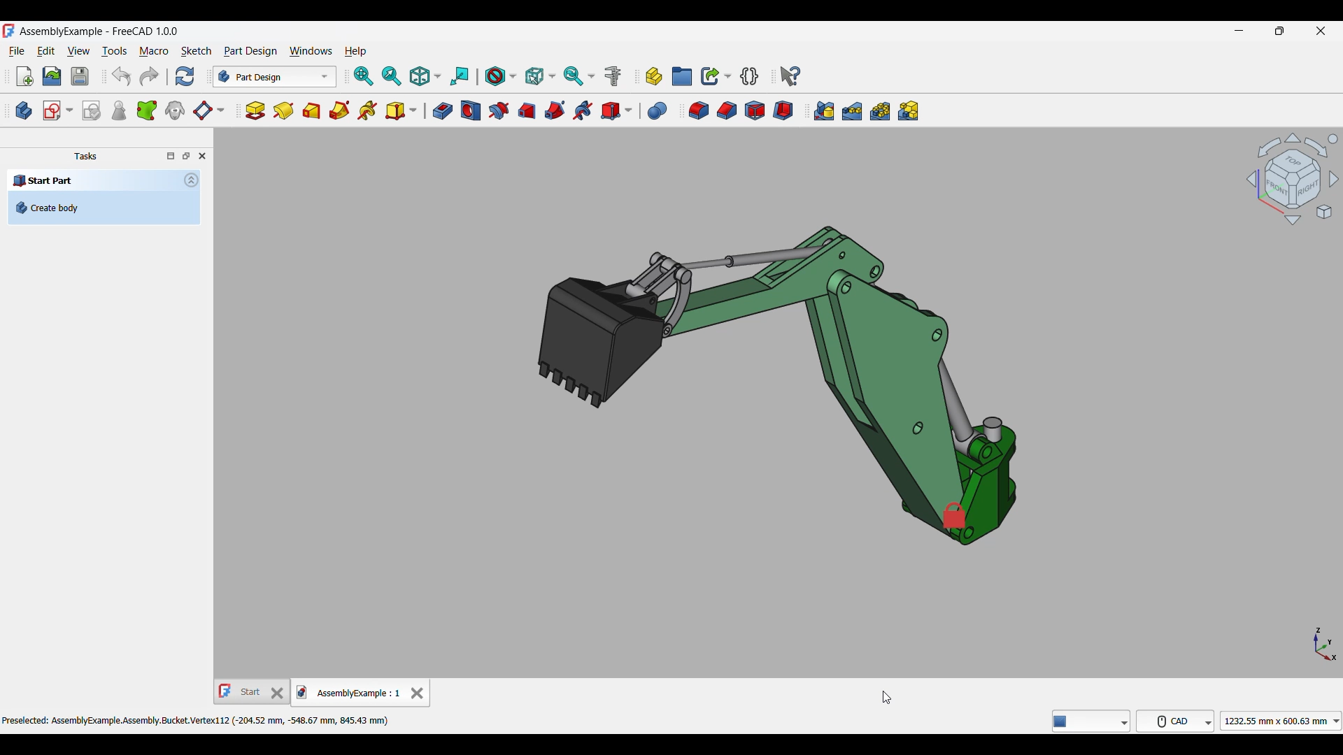 The height and width of the screenshot is (755, 1343). Describe the element at coordinates (80, 76) in the screenshot. I see `Save` at that location.